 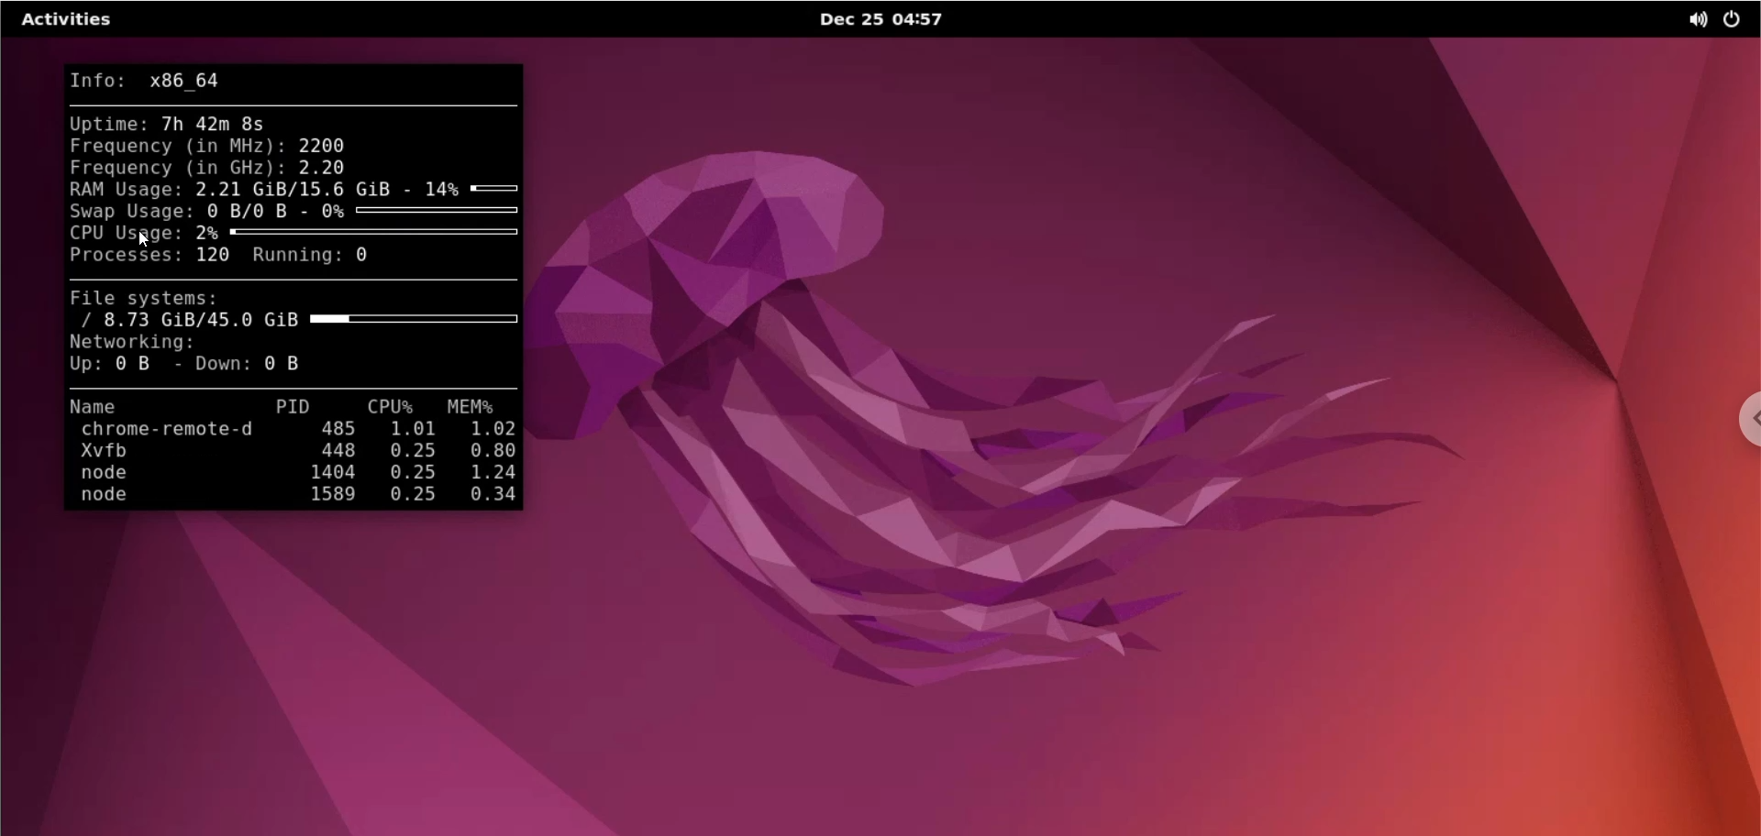 What do you see at coordinates (284, 407) in the screenshot?
I see `PID` at bounding box center [284, 407].